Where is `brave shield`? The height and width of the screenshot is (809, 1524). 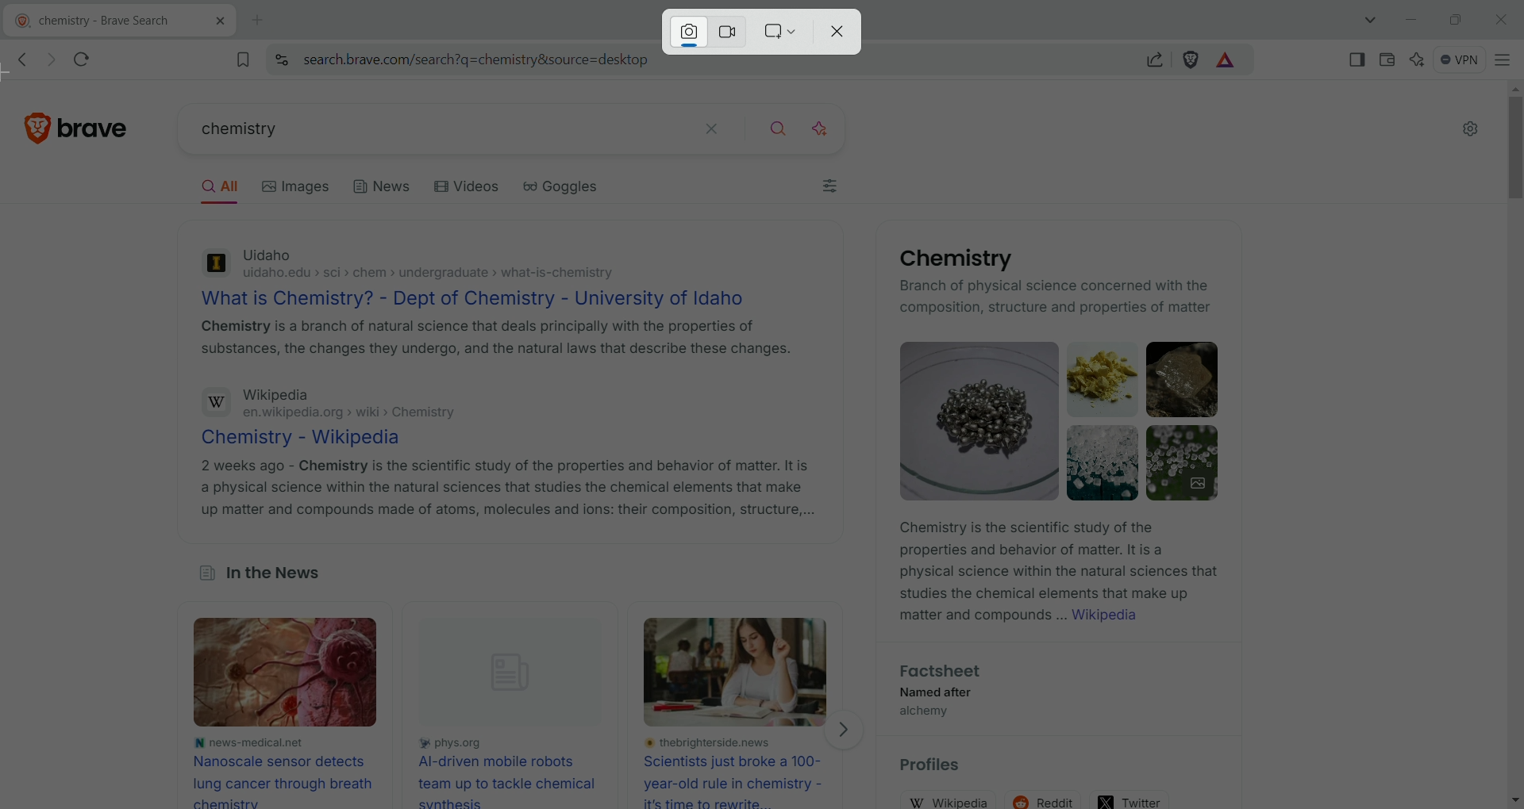 brave shield is located at coordinates (1191, 59).